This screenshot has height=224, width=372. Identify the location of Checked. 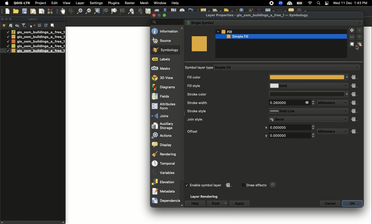
(7, 36).